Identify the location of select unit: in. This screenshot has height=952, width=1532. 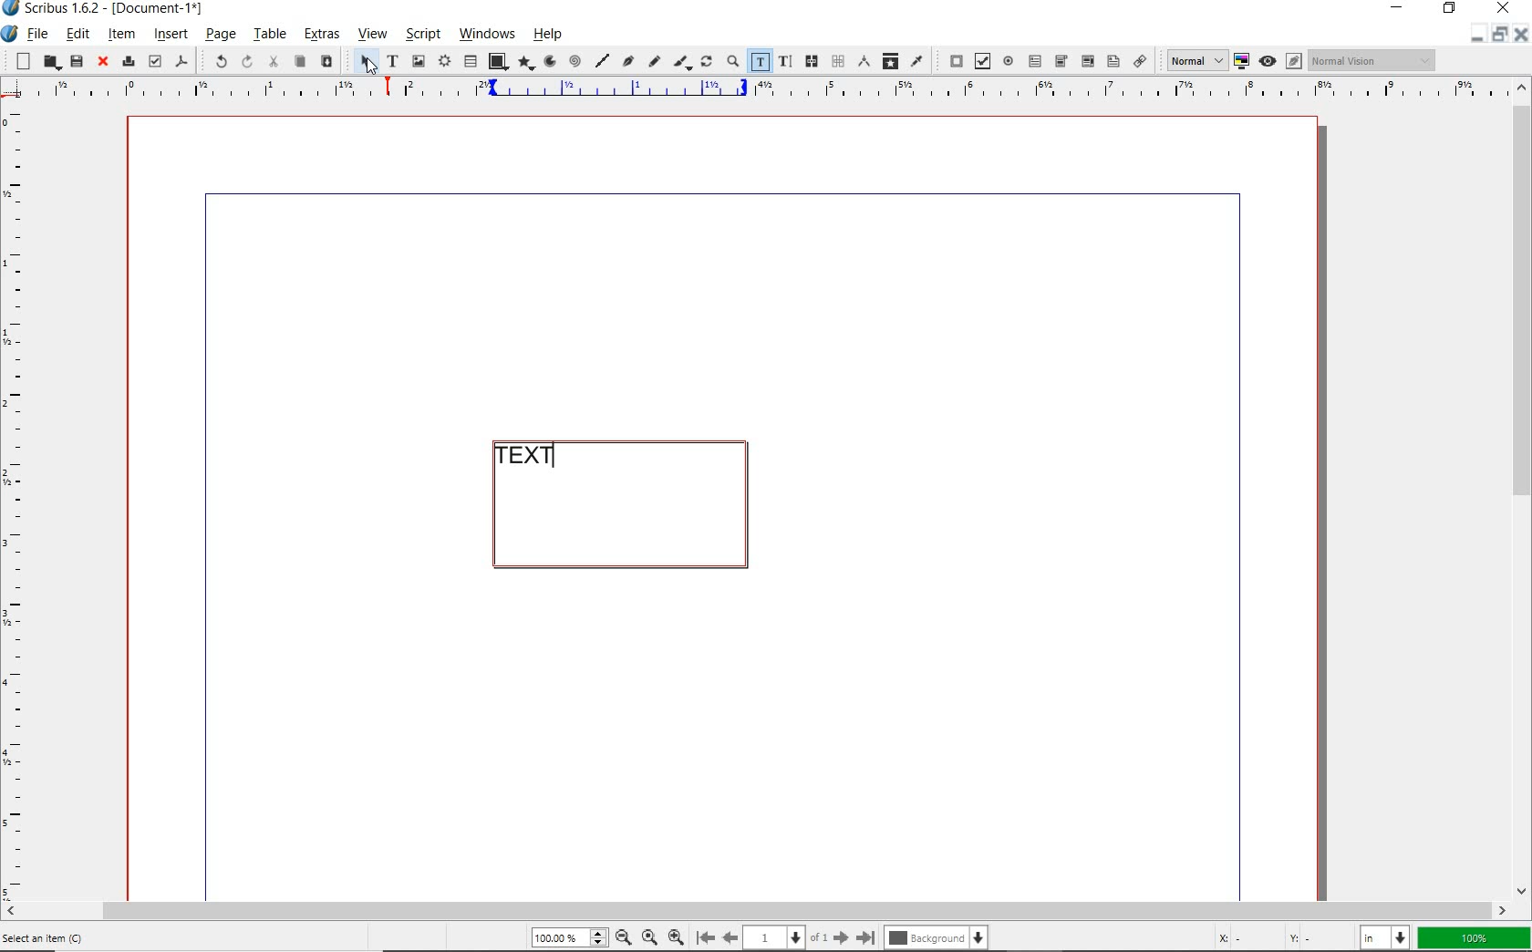
(1385, 938).